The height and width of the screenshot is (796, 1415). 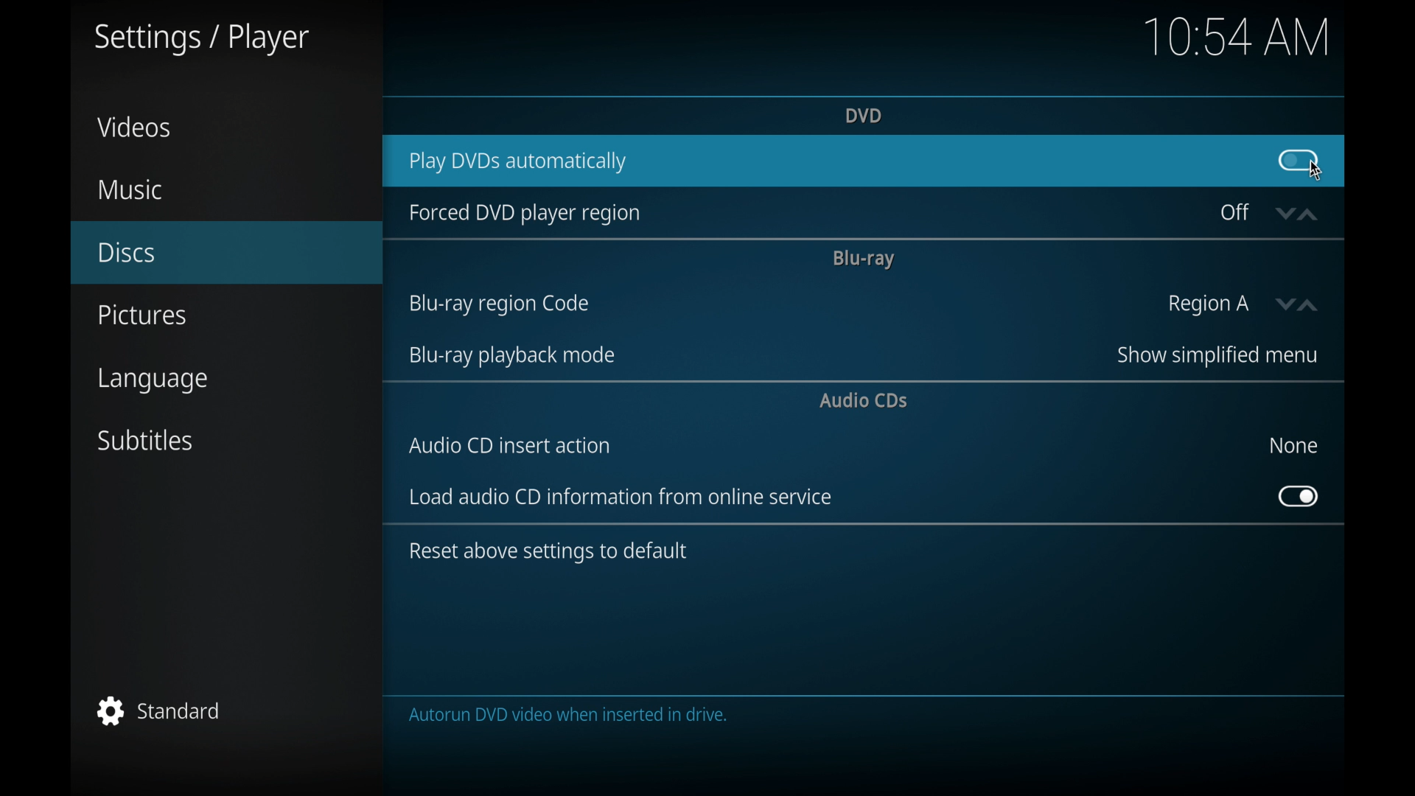 What do you see at coordinates (129, 190) in the screenshot?
I see `music` at bounding box center [129, 190].